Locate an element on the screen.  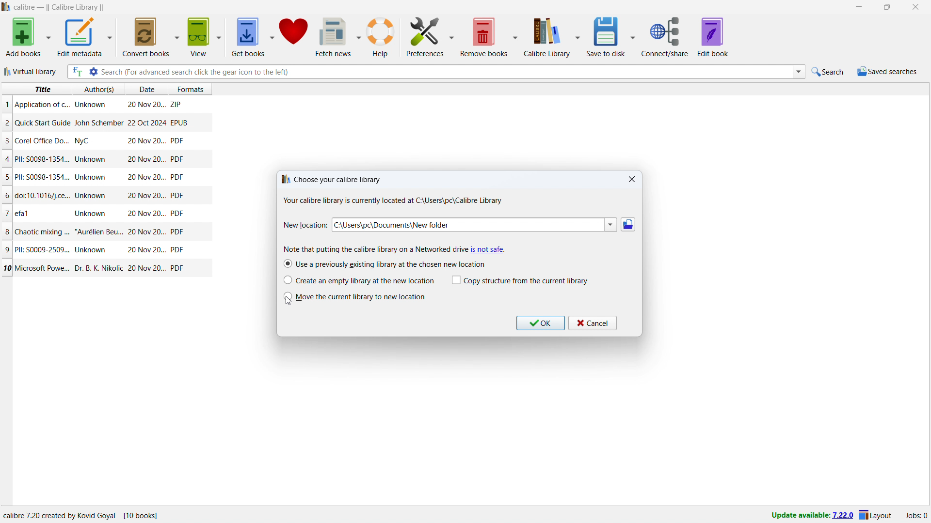
advanced search is located at coordinates (93, 72).